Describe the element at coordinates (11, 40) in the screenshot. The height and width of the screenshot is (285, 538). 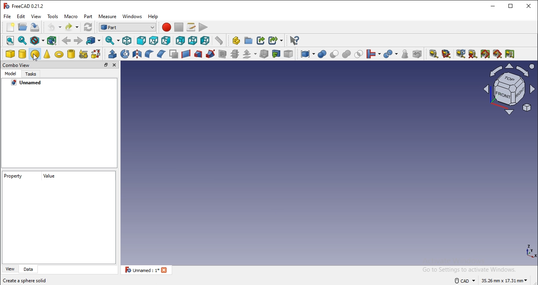
I see `fit all` at that location.